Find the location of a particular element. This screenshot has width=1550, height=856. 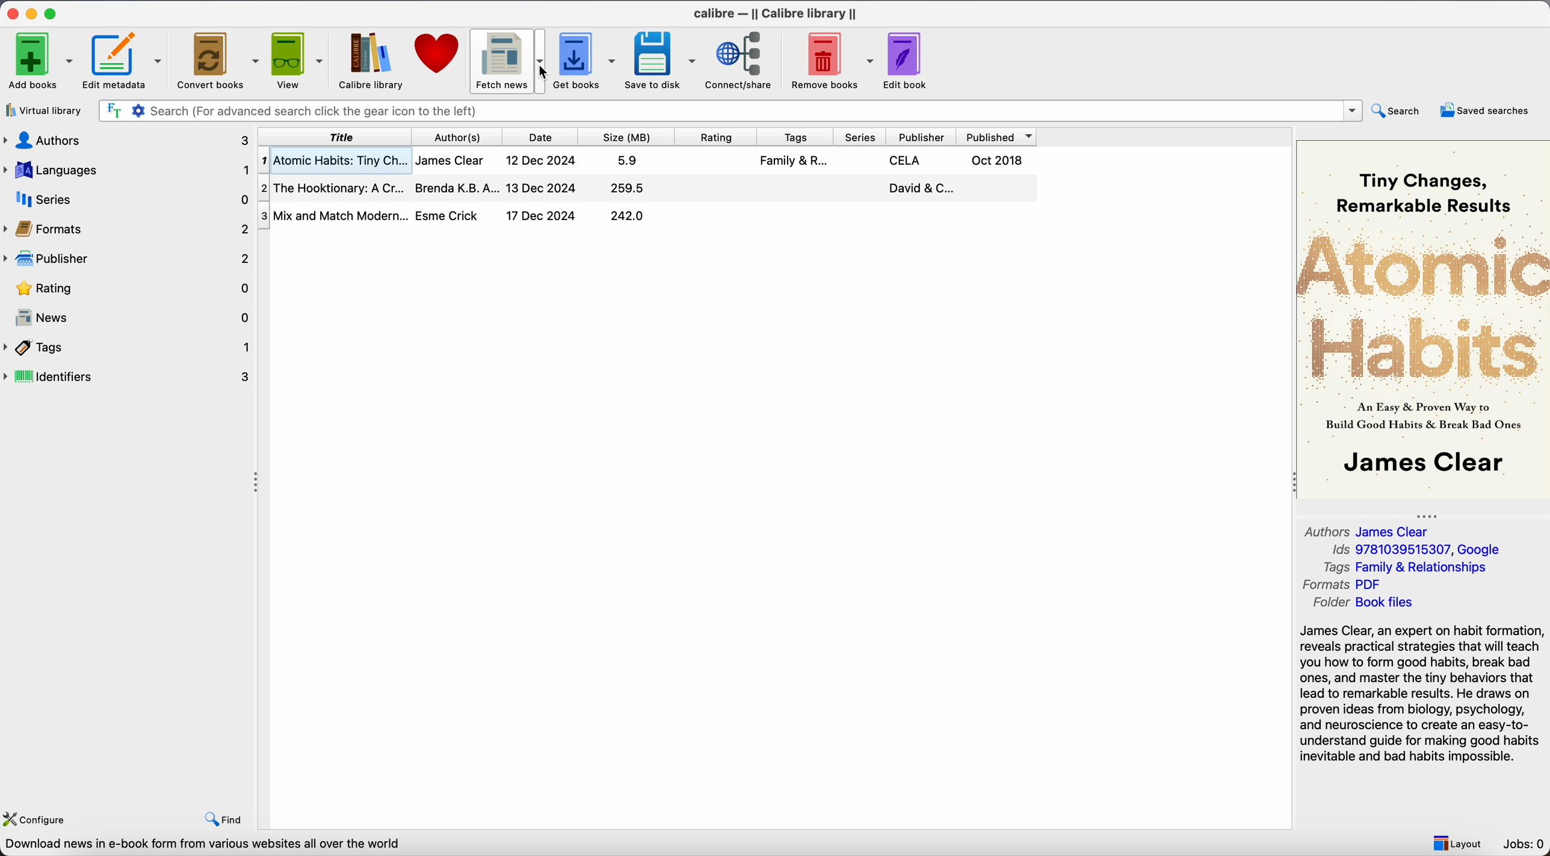

259.5 is located at coordinates (628, 189).